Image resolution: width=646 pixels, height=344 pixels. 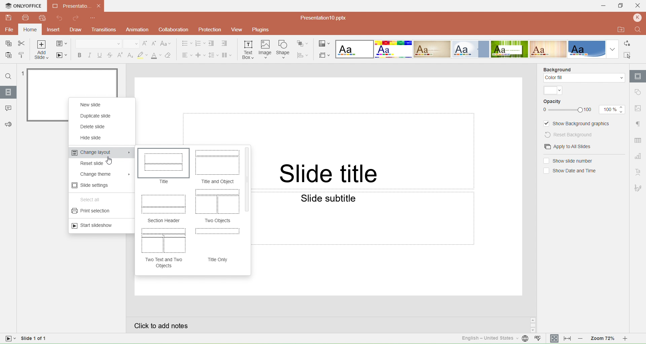 What do you see at coordinates (78, 29) in the screenshot?
I see `Draw` at bounding box center [78, 29].